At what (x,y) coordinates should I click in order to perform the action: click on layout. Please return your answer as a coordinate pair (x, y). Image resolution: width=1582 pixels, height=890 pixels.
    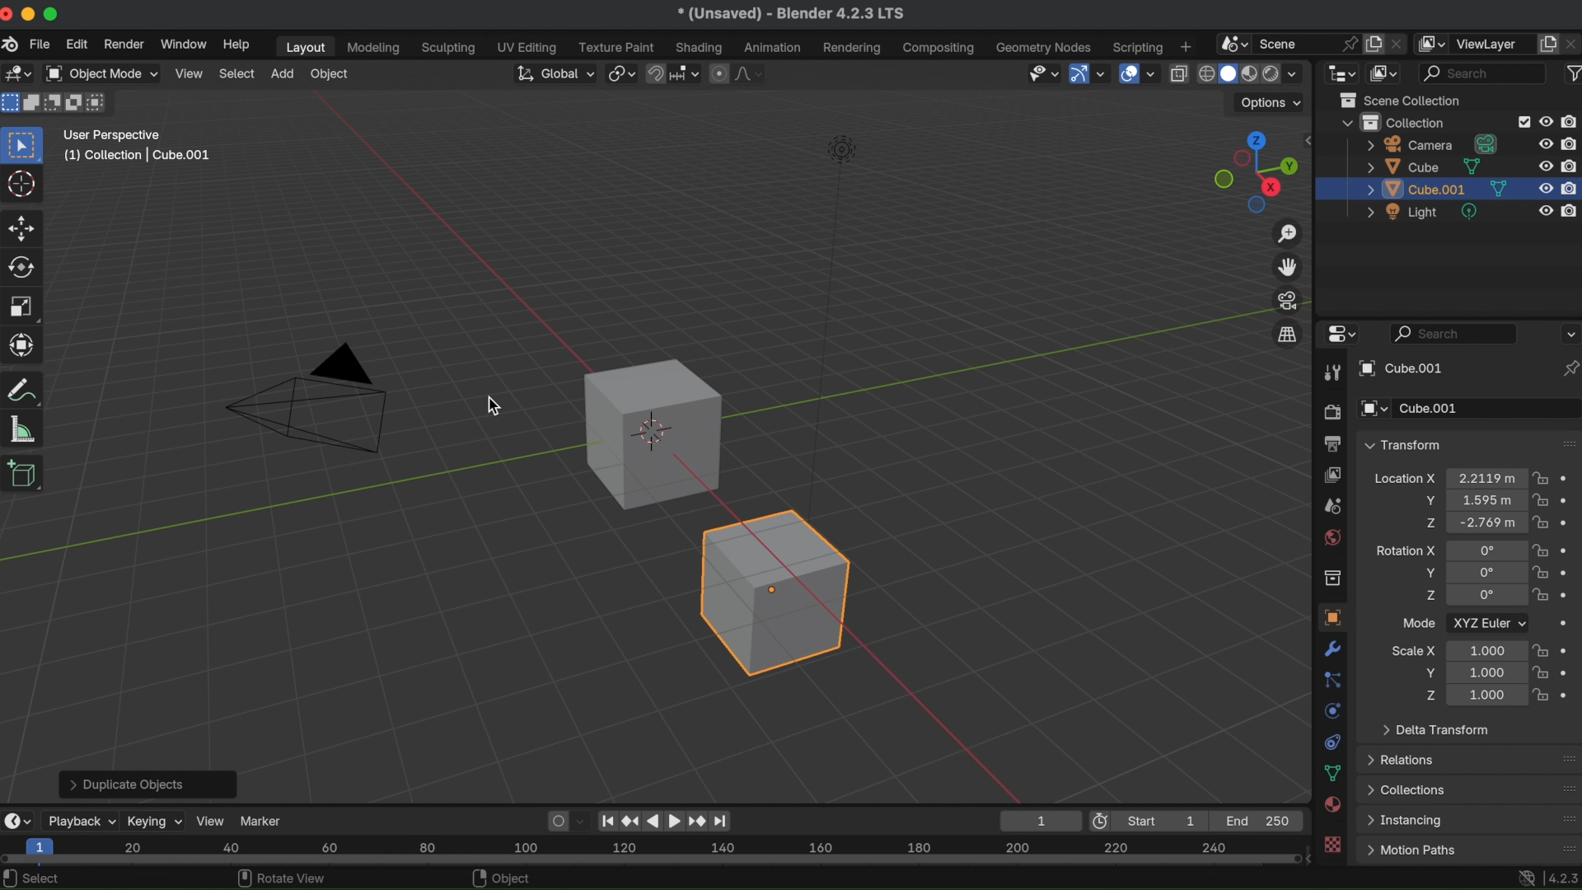
    Looking at the image, I should click on (302, 47).